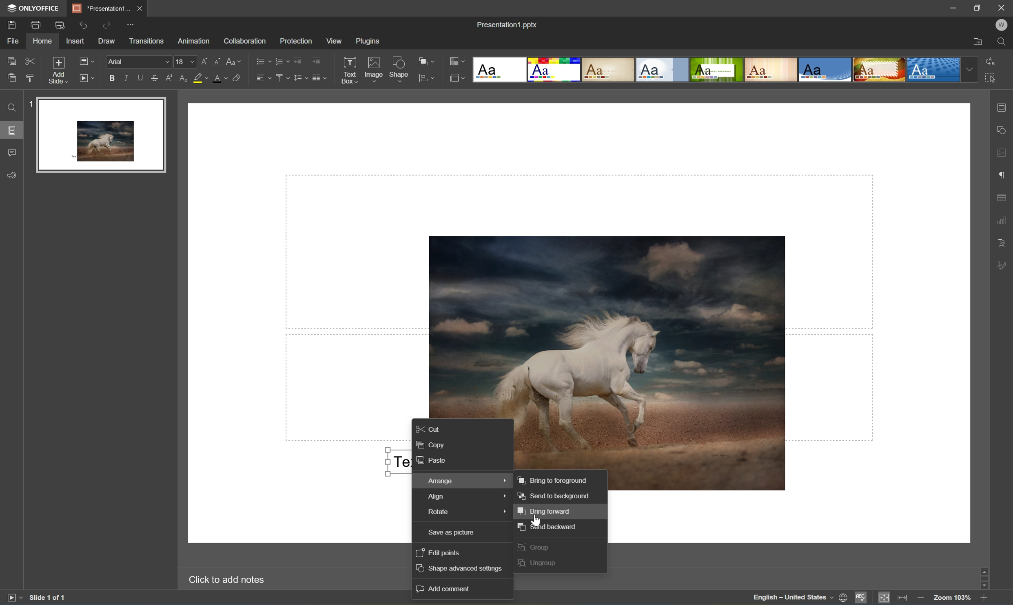  I want to click on Text Box, so click(348, 70).